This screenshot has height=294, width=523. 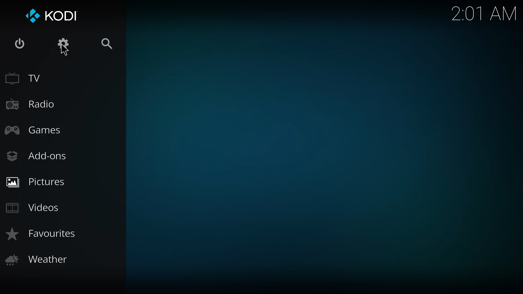 I want to click on search, so click(x=106, y=44).